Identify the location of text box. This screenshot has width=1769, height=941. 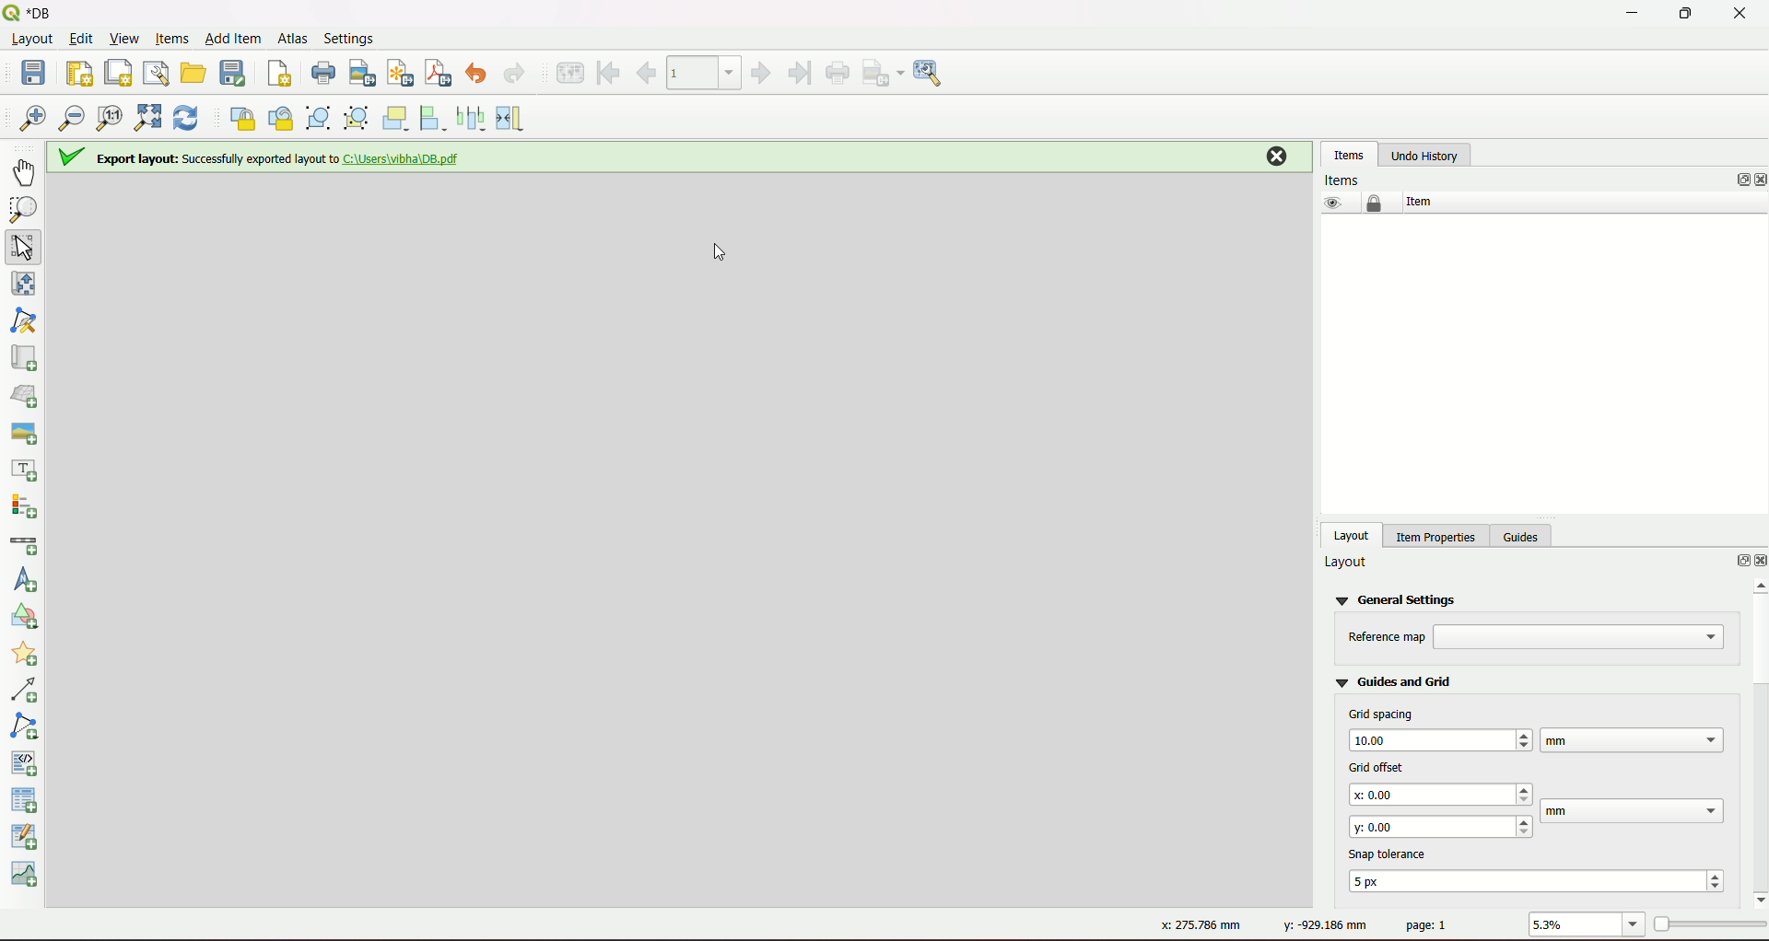
(1580, 637).